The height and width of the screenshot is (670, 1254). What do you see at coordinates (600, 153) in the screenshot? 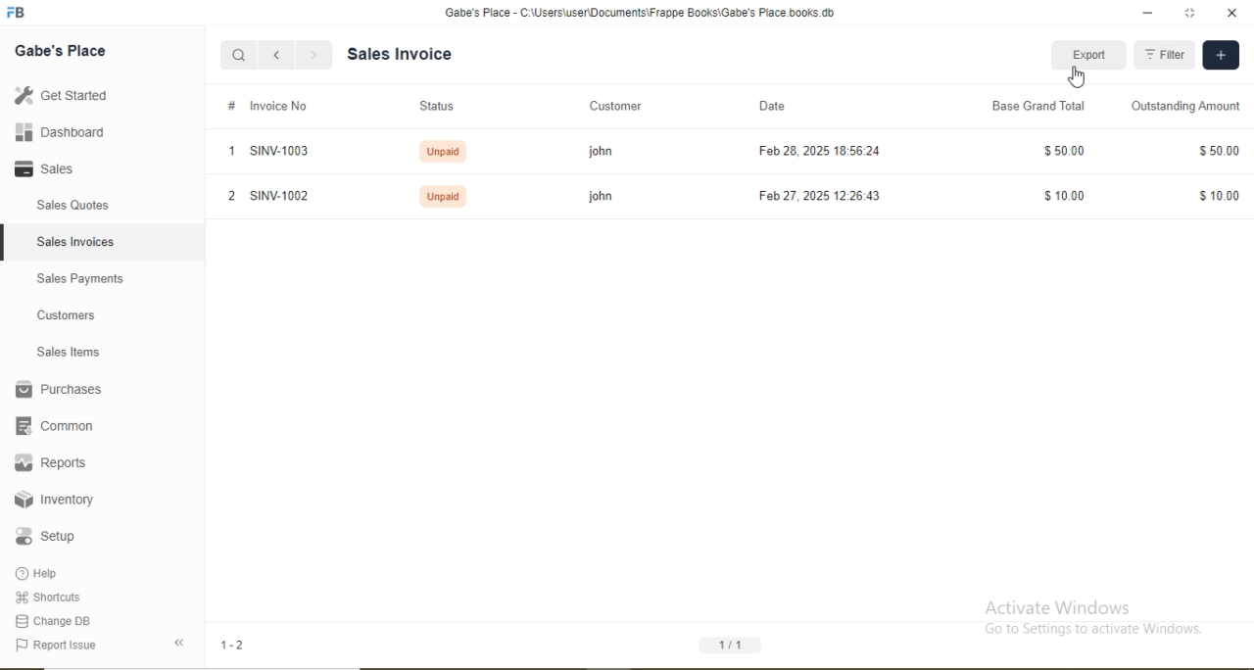
I see `john` at bounding box center [600, 153].